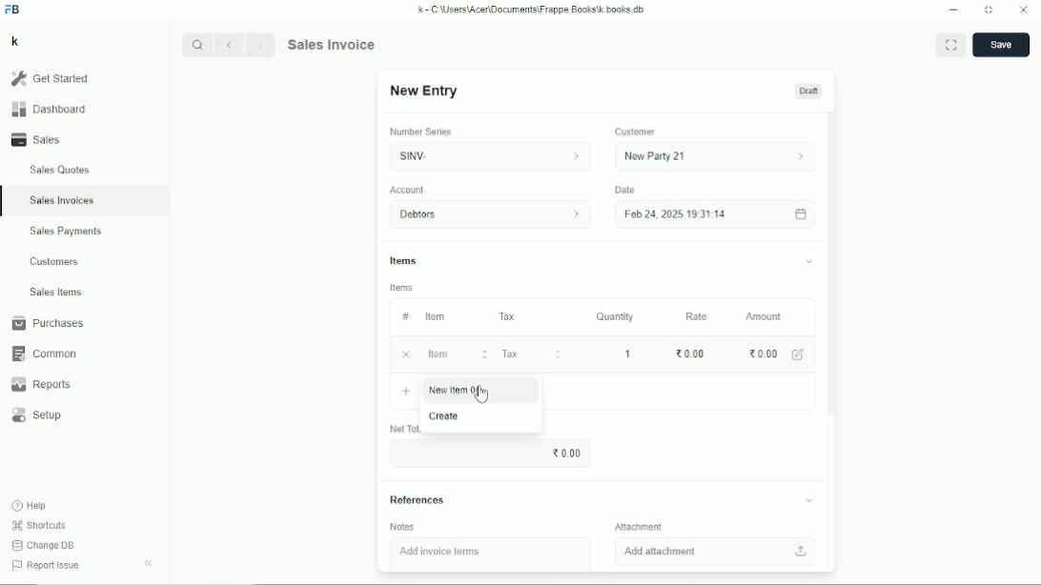  Describe the element at coordinates (509, 316) in the screenshot. I see `Tax` at that location.